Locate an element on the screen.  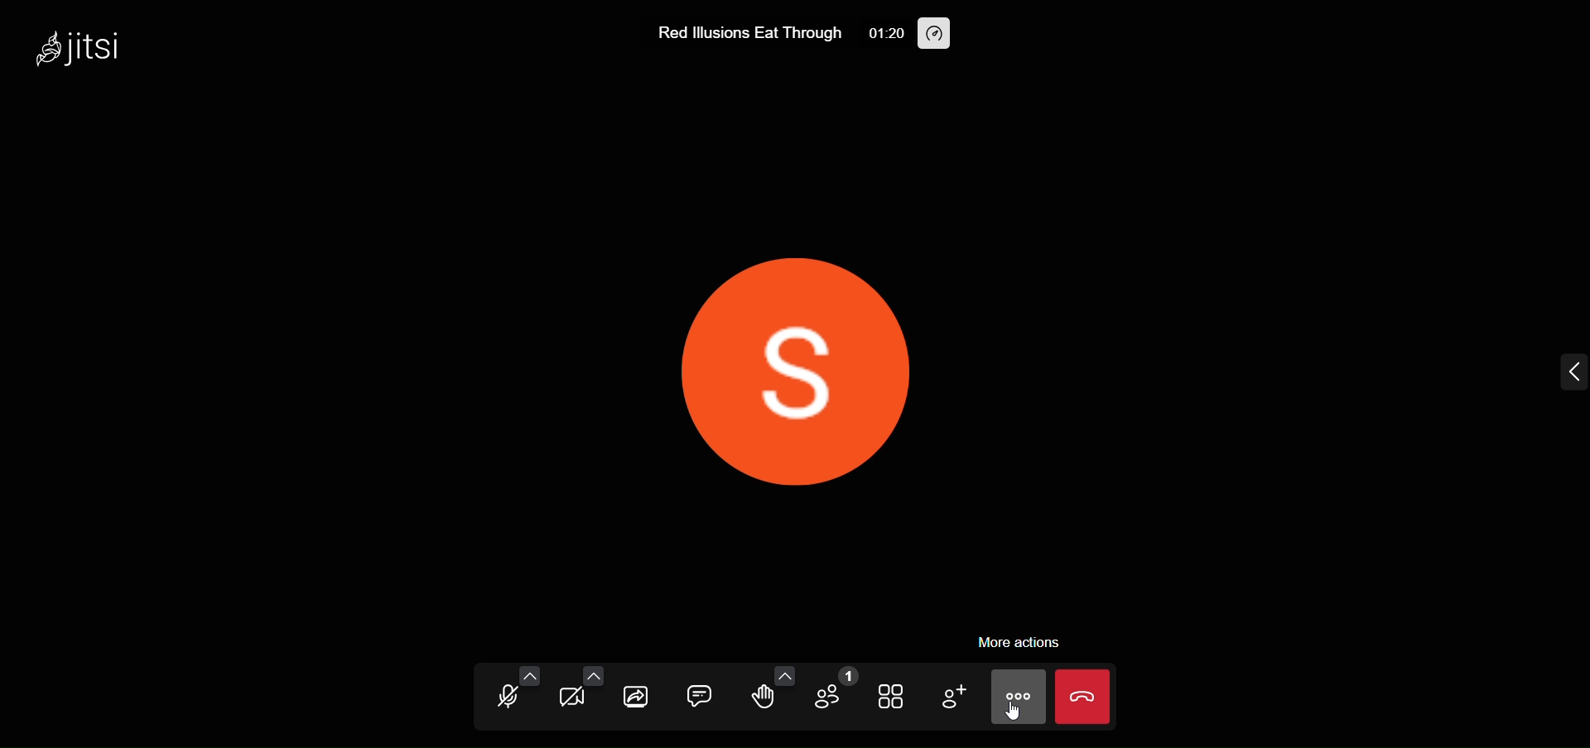
microphone is located at coordinates (506, 698).